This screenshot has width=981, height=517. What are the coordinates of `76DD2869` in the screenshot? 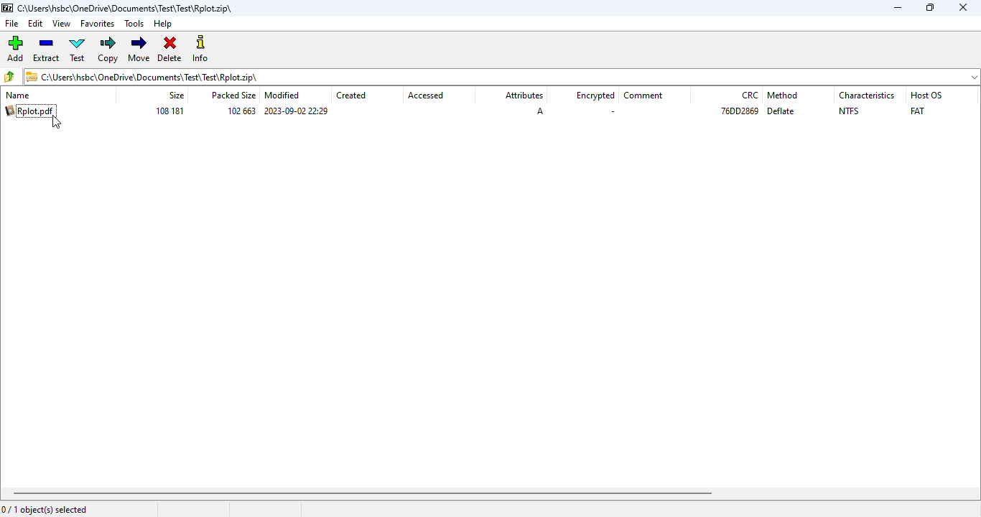 It's located at (740, 111).